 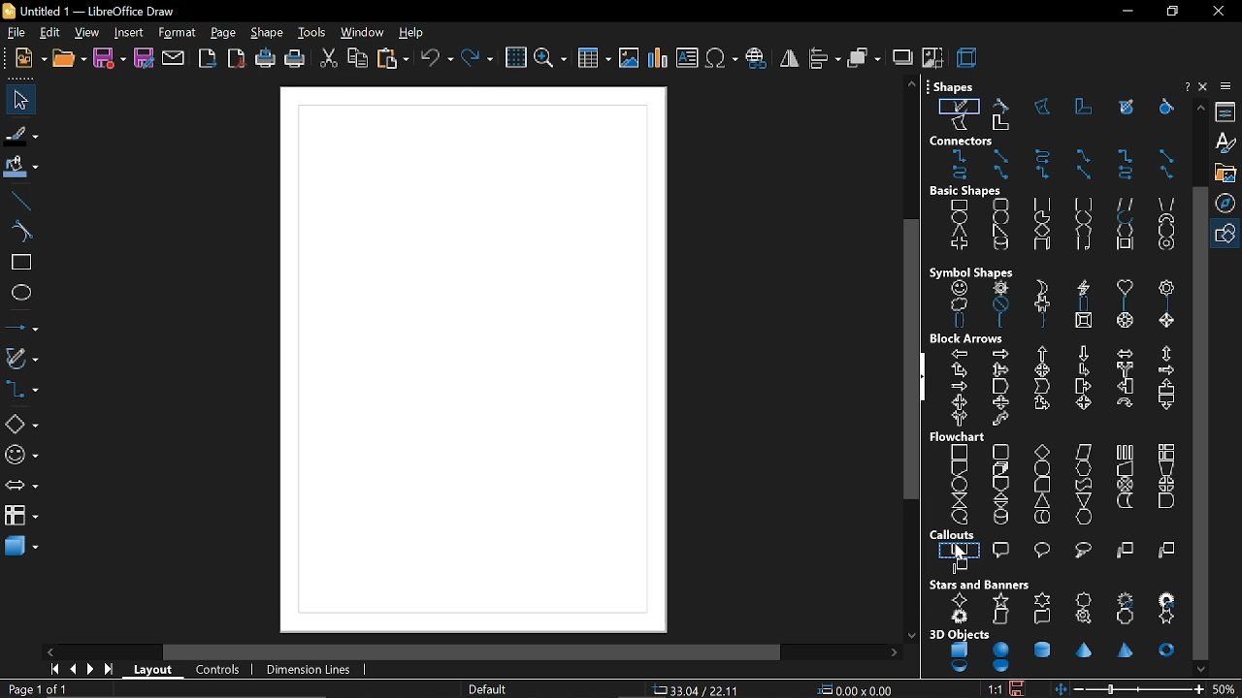 I want to click on sort, so click(x=999, y=500).